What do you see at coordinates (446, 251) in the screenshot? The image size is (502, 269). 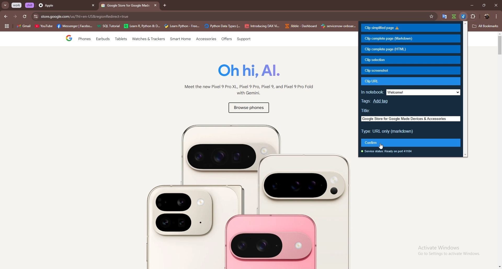 I see `Activate Windows
Go to Settings to activate Windows.` at bounding box center [446, 251].